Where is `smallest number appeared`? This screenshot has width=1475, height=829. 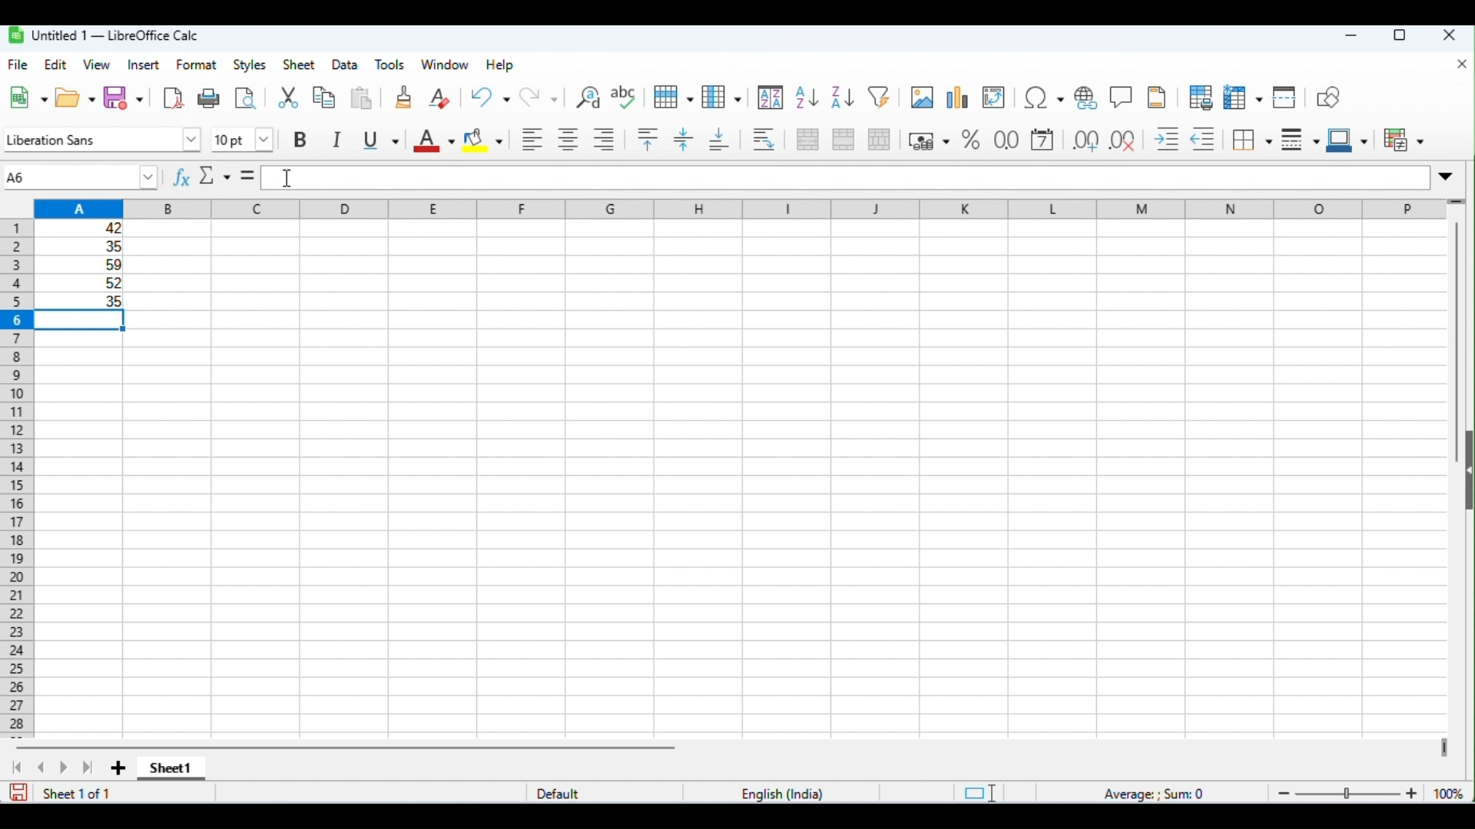
smallest number appeared is located at coordinates (81, 302).